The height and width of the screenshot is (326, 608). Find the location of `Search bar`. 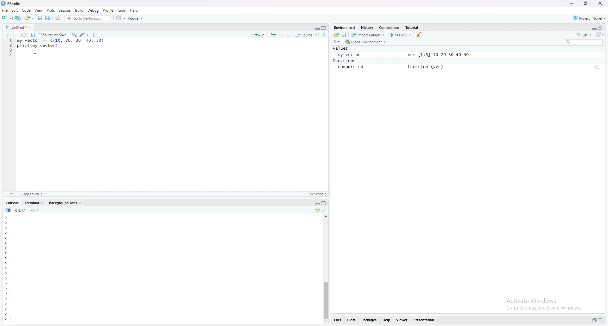

Search bar is located at coordinates (586, 42).